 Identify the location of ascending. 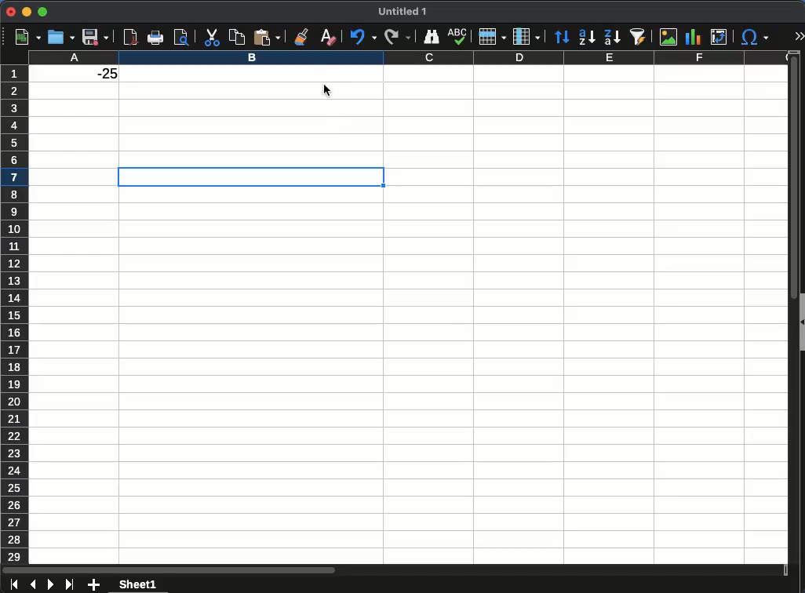
(587, 38).